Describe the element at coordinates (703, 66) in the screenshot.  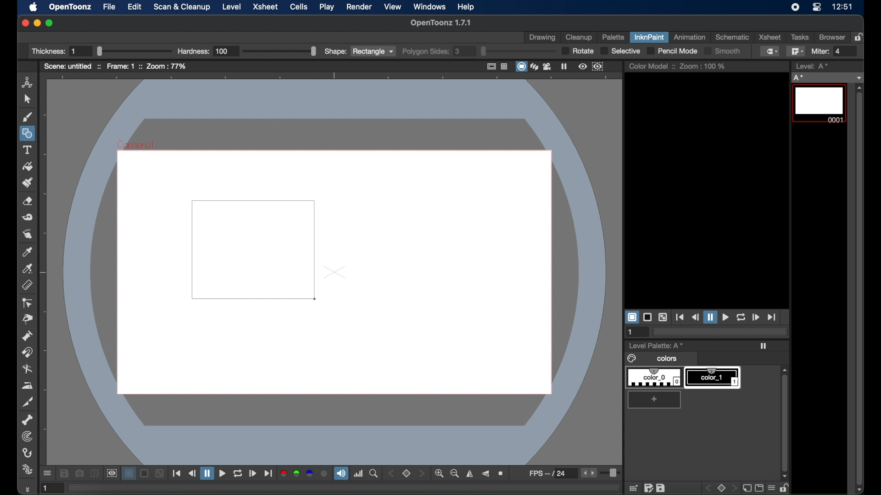
I see `zoom : 100%` at that location.